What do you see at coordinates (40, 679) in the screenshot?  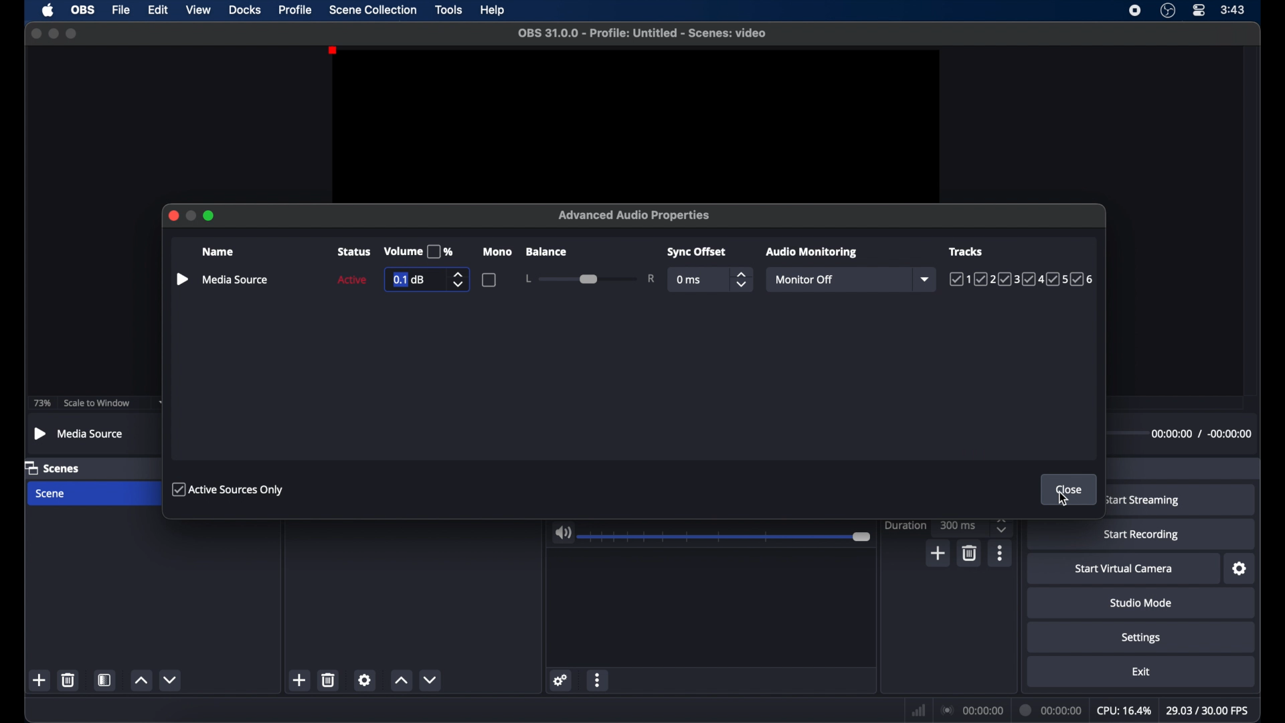 I see `add` at bounding box center [40, 679].